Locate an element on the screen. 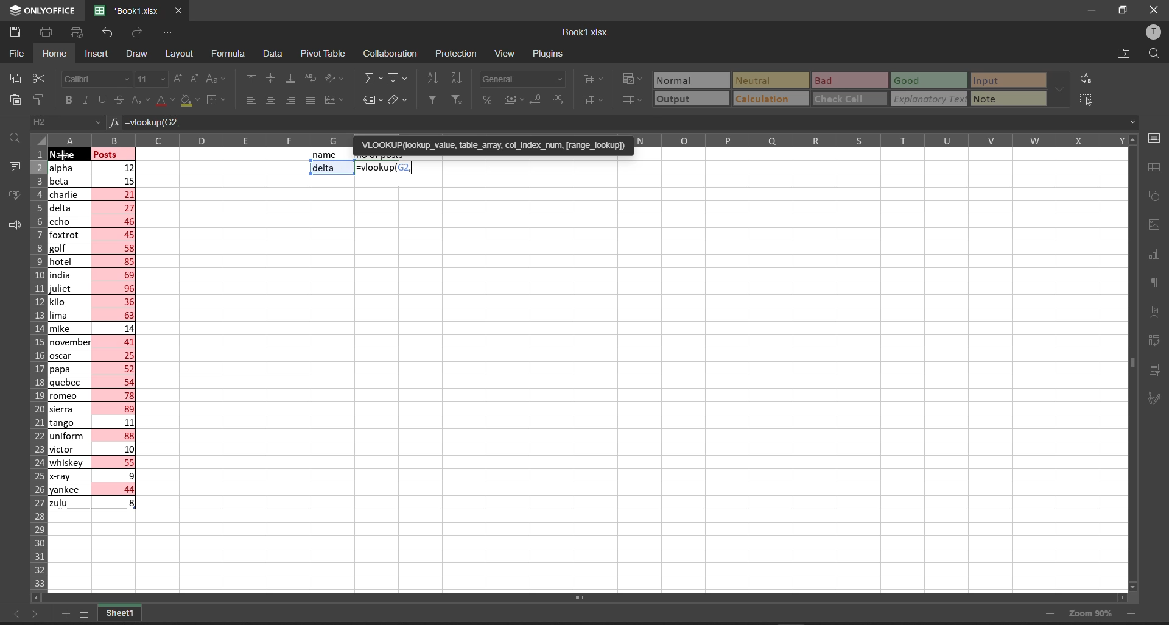 The width and height of the screenshot is (1169, 625). zoom out is located at coordinates (1048, 616).